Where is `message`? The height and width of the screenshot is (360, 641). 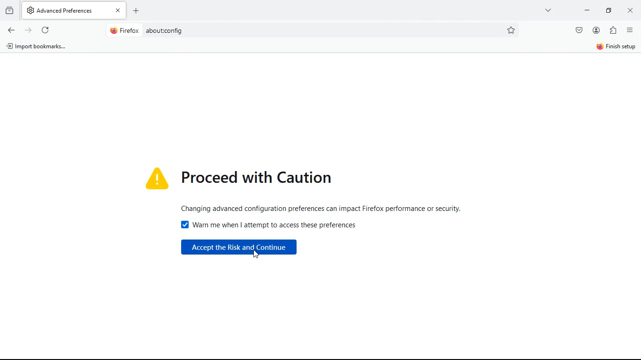 message is located at coordinates (326, 208).